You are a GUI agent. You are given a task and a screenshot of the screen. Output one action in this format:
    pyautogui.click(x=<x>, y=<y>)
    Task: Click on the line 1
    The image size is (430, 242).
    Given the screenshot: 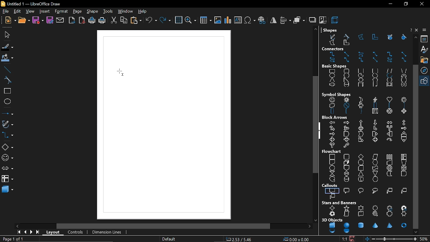 What is the action you would take?
    pyautogui.click(x=389, y=191)
    